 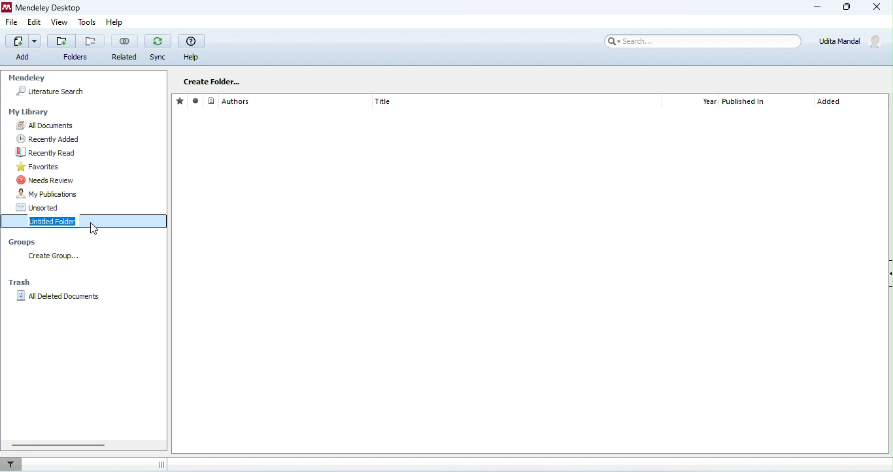 I want to click on sync, so click(x=158, y=48).